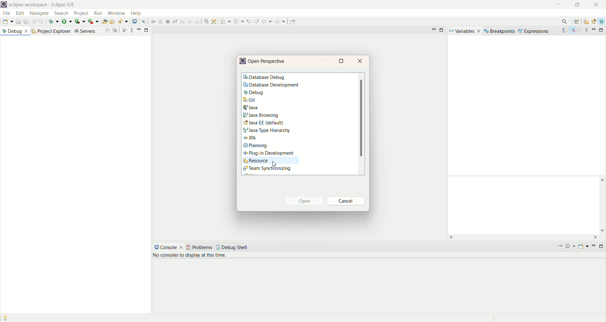  Describe the element at coordinates (465, 31) in the screenshot. I see `variables` at that location.